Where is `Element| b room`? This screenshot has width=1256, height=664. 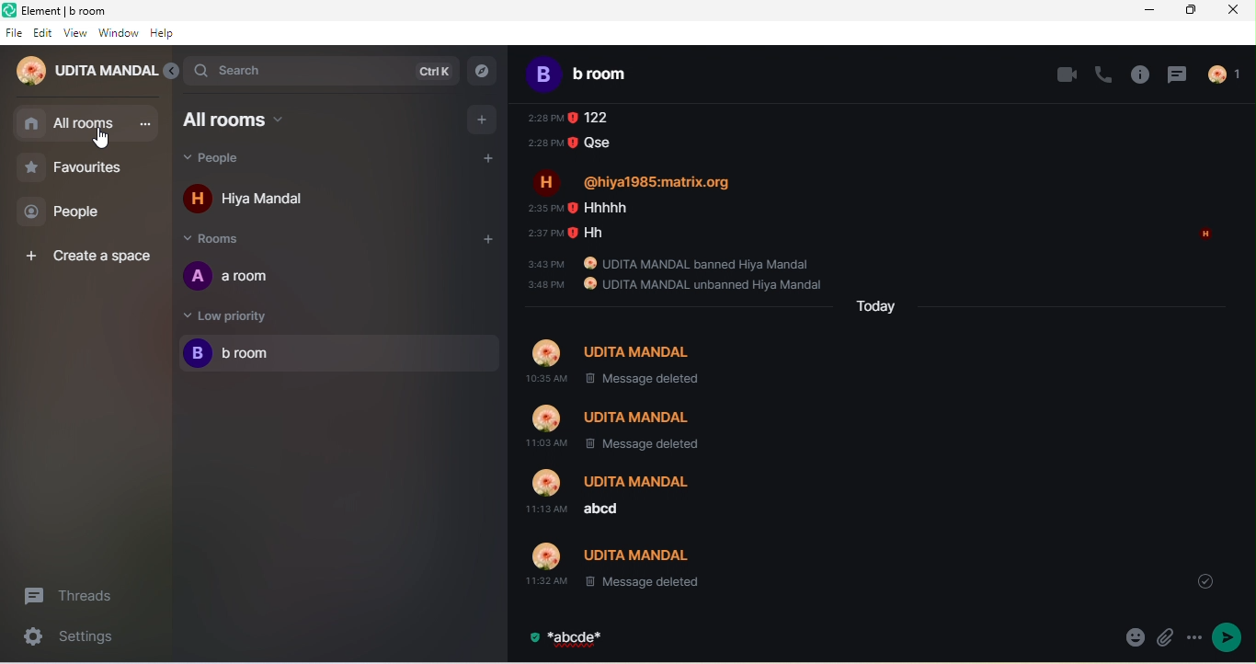
Element| b room is located at coordinates (86, 10).